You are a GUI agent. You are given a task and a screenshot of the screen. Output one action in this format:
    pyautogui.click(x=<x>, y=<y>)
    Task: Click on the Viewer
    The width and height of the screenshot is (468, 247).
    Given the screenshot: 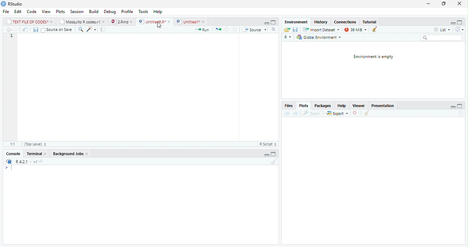 What is the action you would take?
    pyautogui.click(x=359, y=105)
    